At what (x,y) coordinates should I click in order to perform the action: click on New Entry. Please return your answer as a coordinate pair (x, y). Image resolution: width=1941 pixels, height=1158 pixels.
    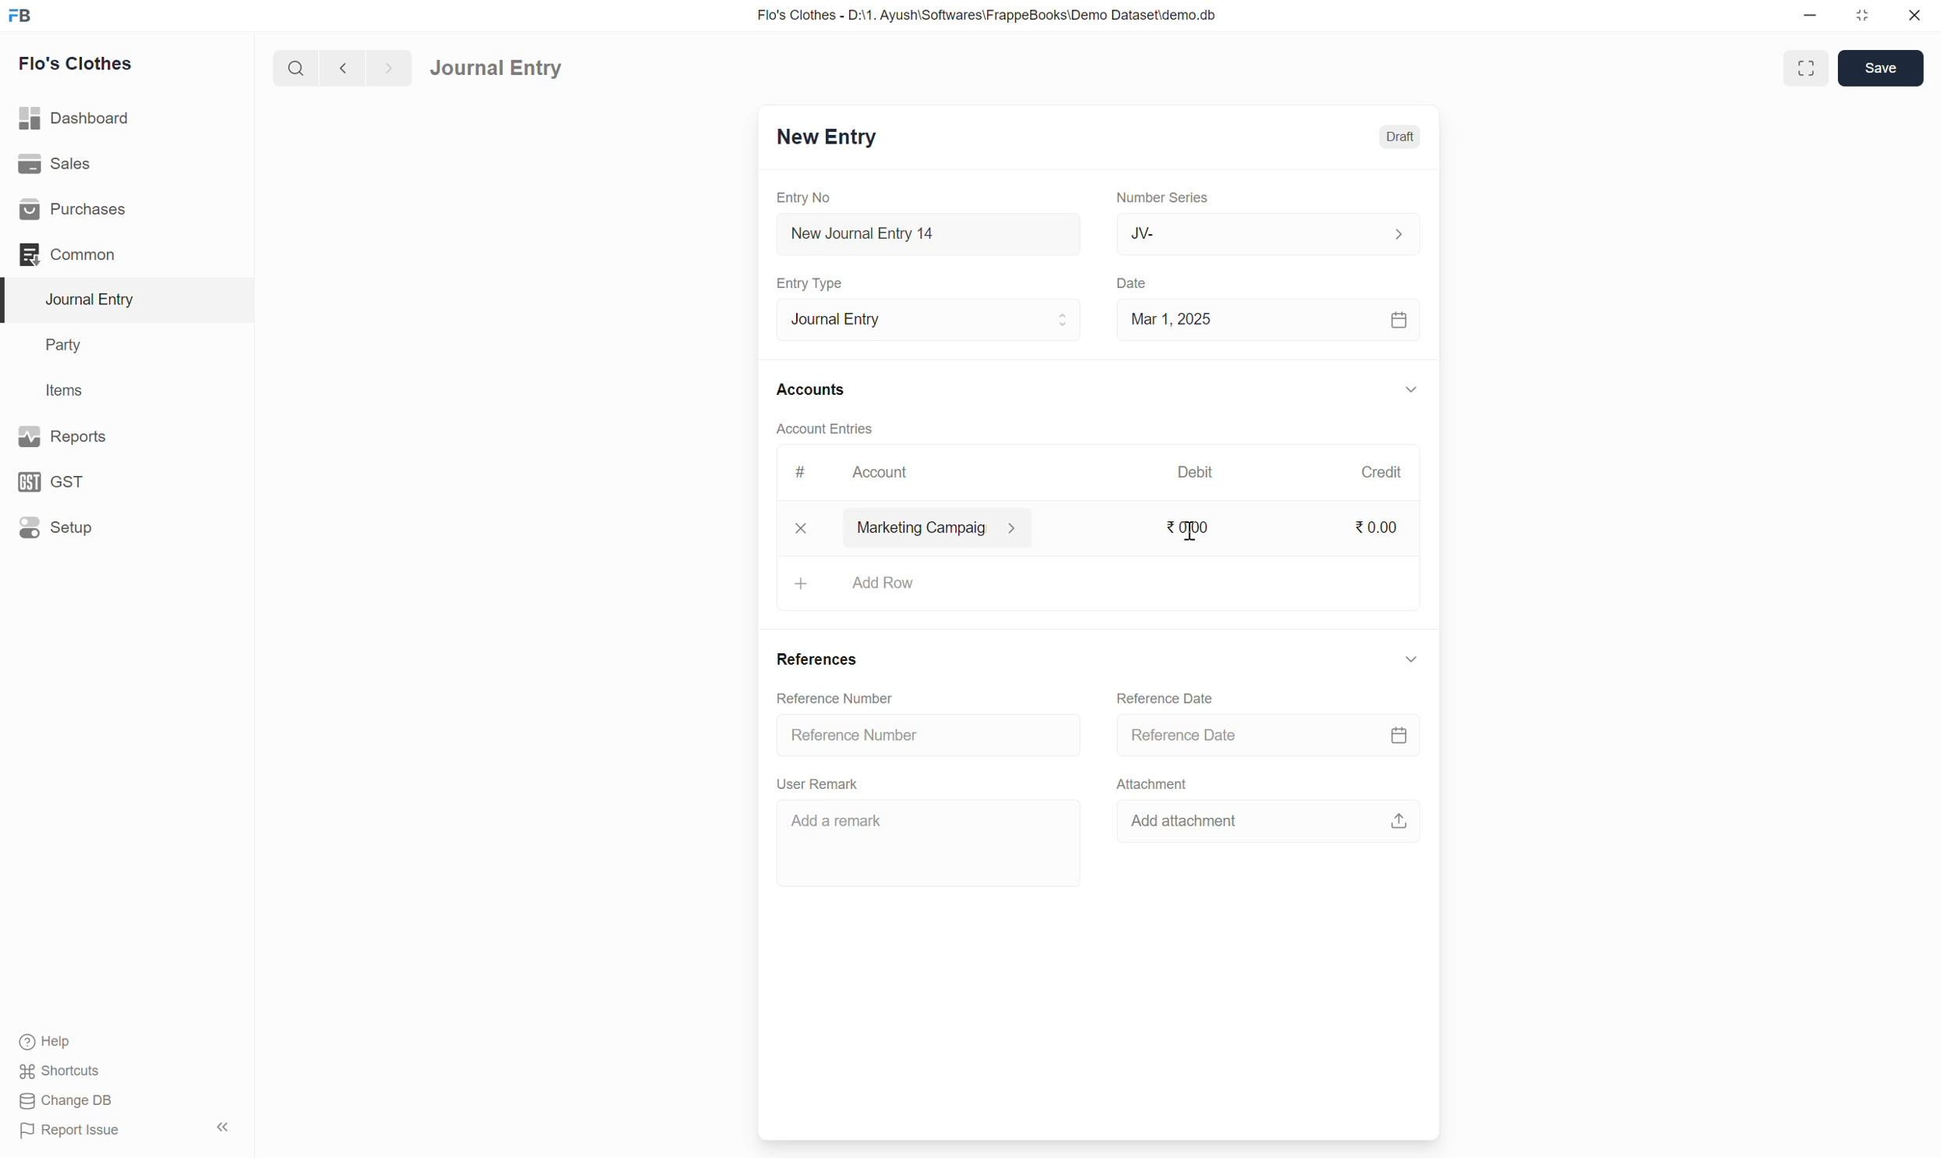
    Looking at the image, I should click on (827, 135).